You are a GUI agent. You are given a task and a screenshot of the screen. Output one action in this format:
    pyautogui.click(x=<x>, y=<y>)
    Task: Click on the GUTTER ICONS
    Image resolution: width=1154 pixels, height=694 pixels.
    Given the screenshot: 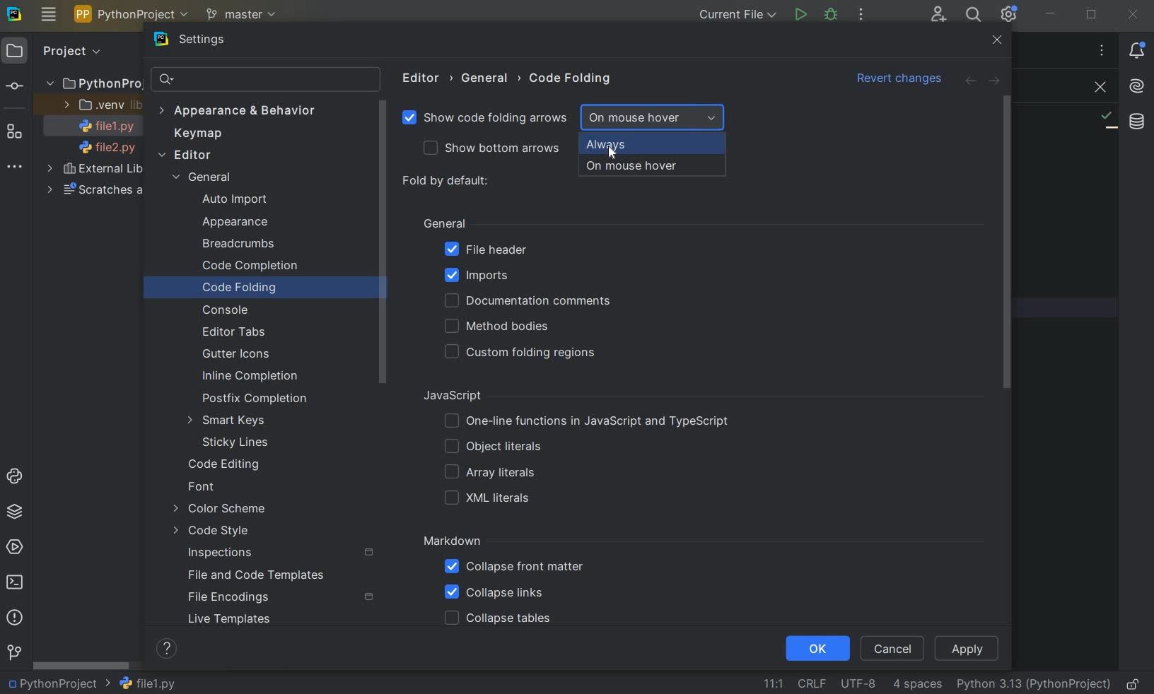 What is the action you would take?
    pyautogui.click(x=240, y=355)
    